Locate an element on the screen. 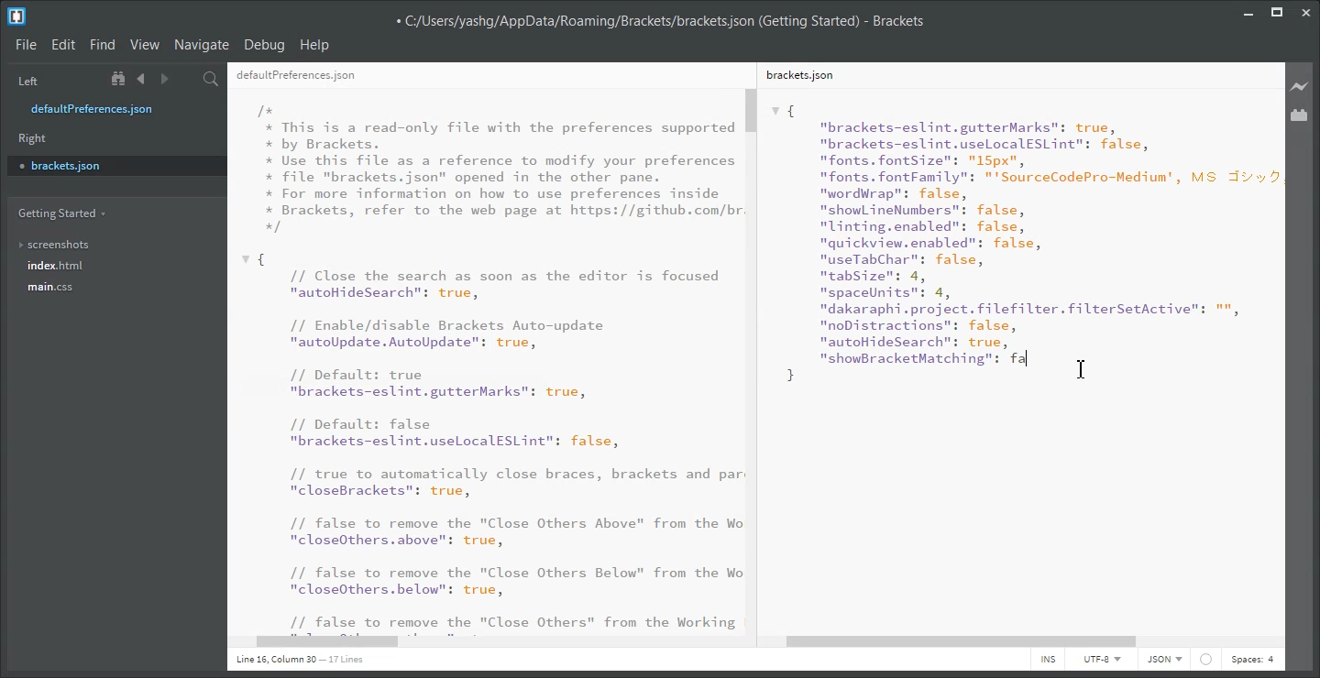 This screenshot has width=1320, height=678. Line 1, Column 1 - 17 Lines is located at coordinates (297, 661).